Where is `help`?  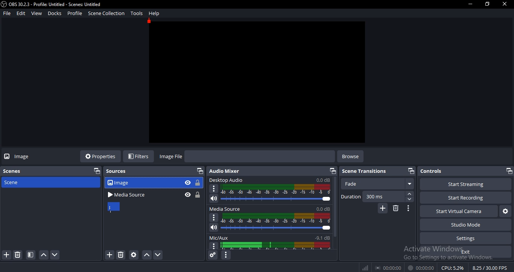
help is located at coordinates (153, 14).